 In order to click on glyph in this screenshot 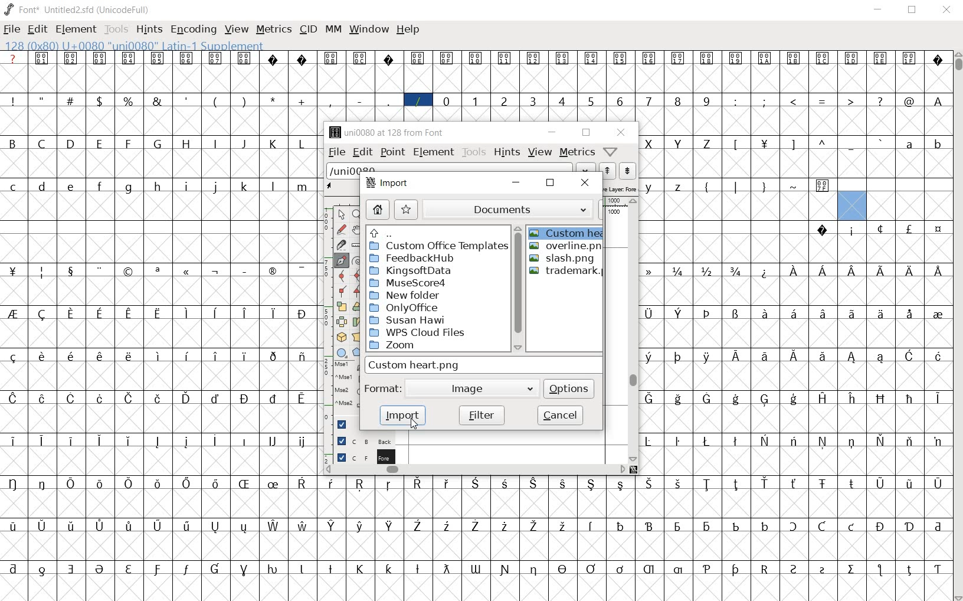, I will do `click(215, 187)`.